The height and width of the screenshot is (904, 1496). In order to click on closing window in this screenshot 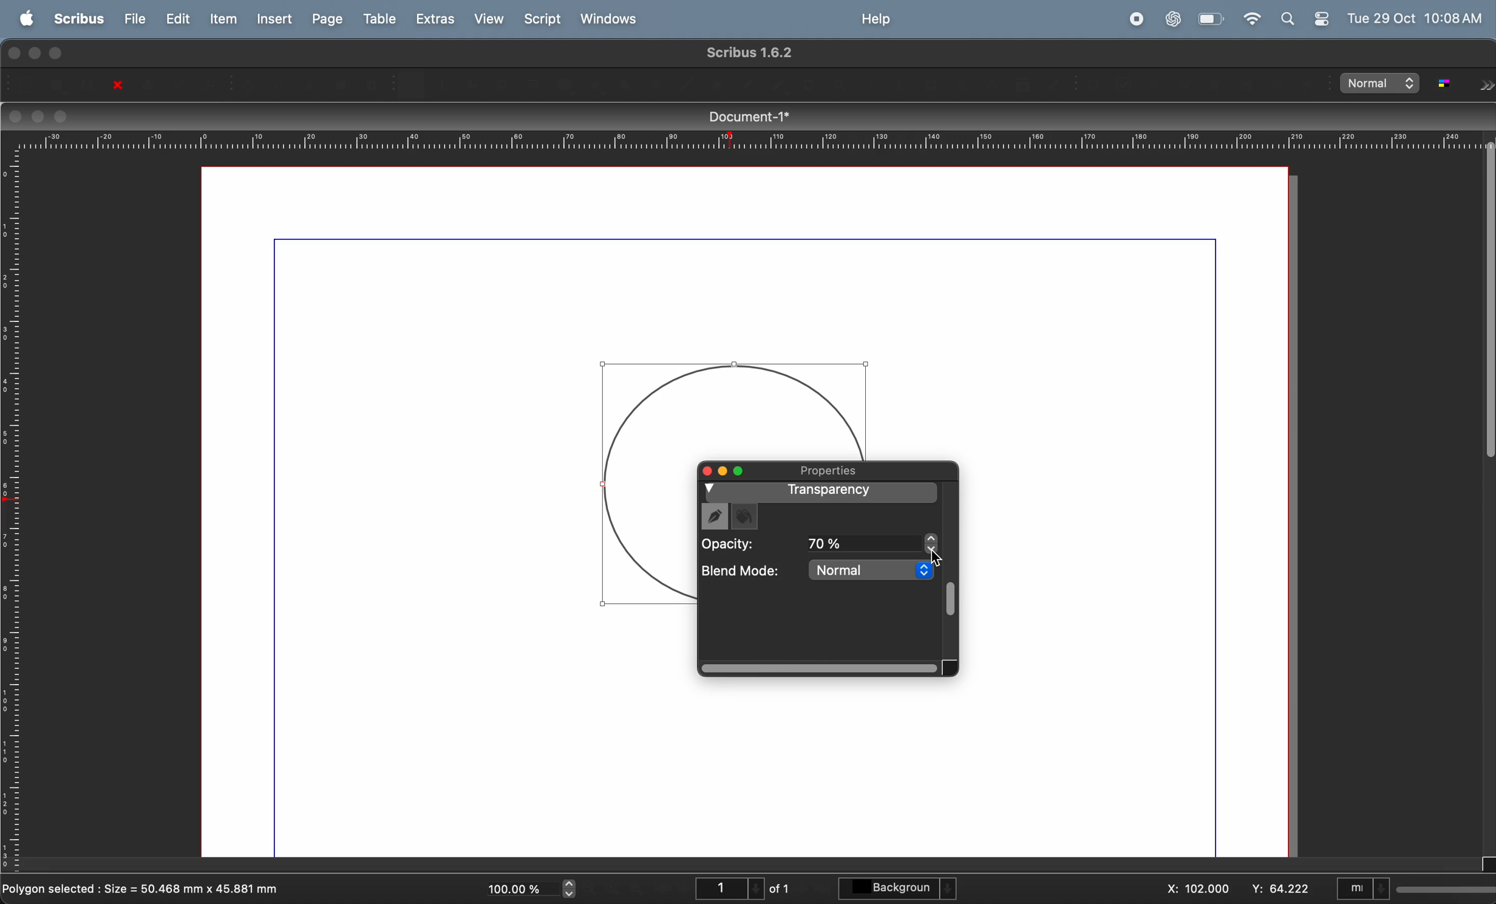, I will do `click(15, 116)`.